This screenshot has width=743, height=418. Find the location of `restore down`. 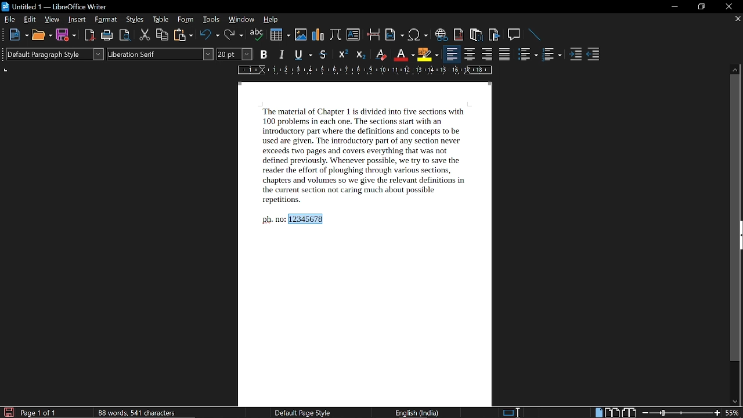

restore down is located at coordinates (701, 7).